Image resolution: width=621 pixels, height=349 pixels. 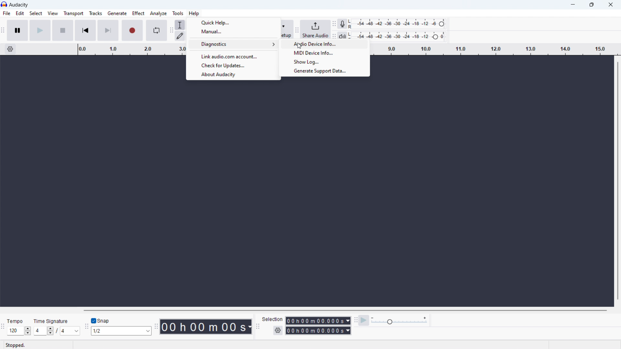 I want to click on link audio.com account, so click(x=233, y=56).